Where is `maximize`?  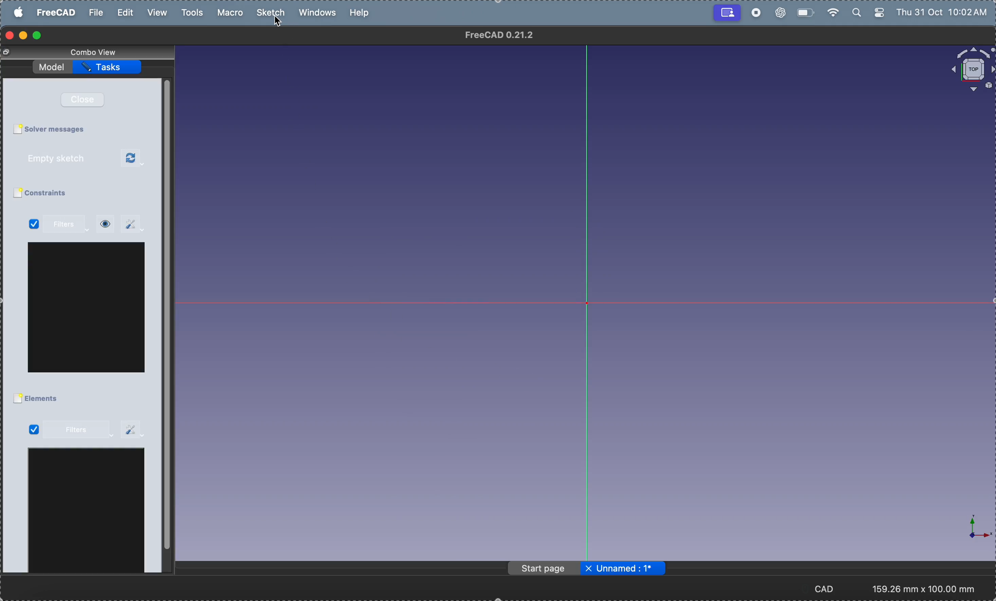
maximize is located at coordinates (38, 36).